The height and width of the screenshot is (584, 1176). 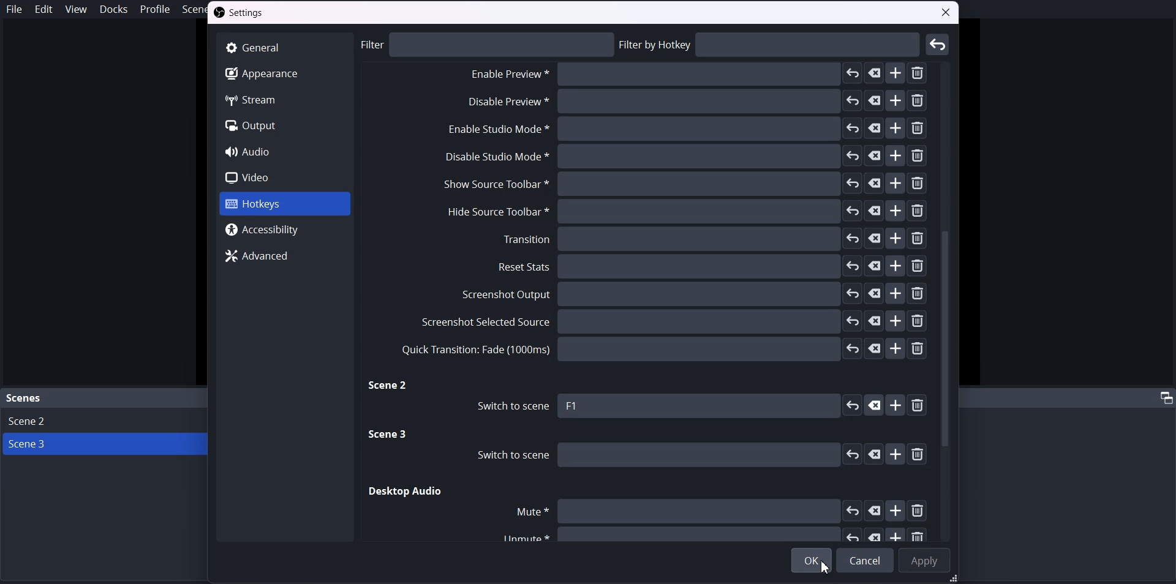 What do you see at coordinates (406, 492) in the screenshot?
I see `Desktop audio` at bounding box center [406, 492].